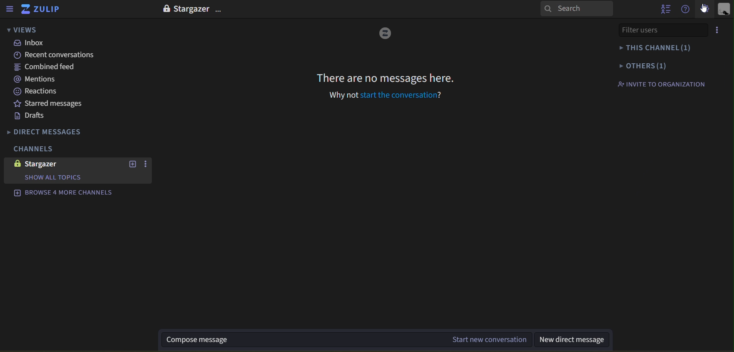 The image size is (734, 352). What do you see at coordinates (665, 9) in the screenshot?
I see `hide user list` at bounding box center [665, 9].